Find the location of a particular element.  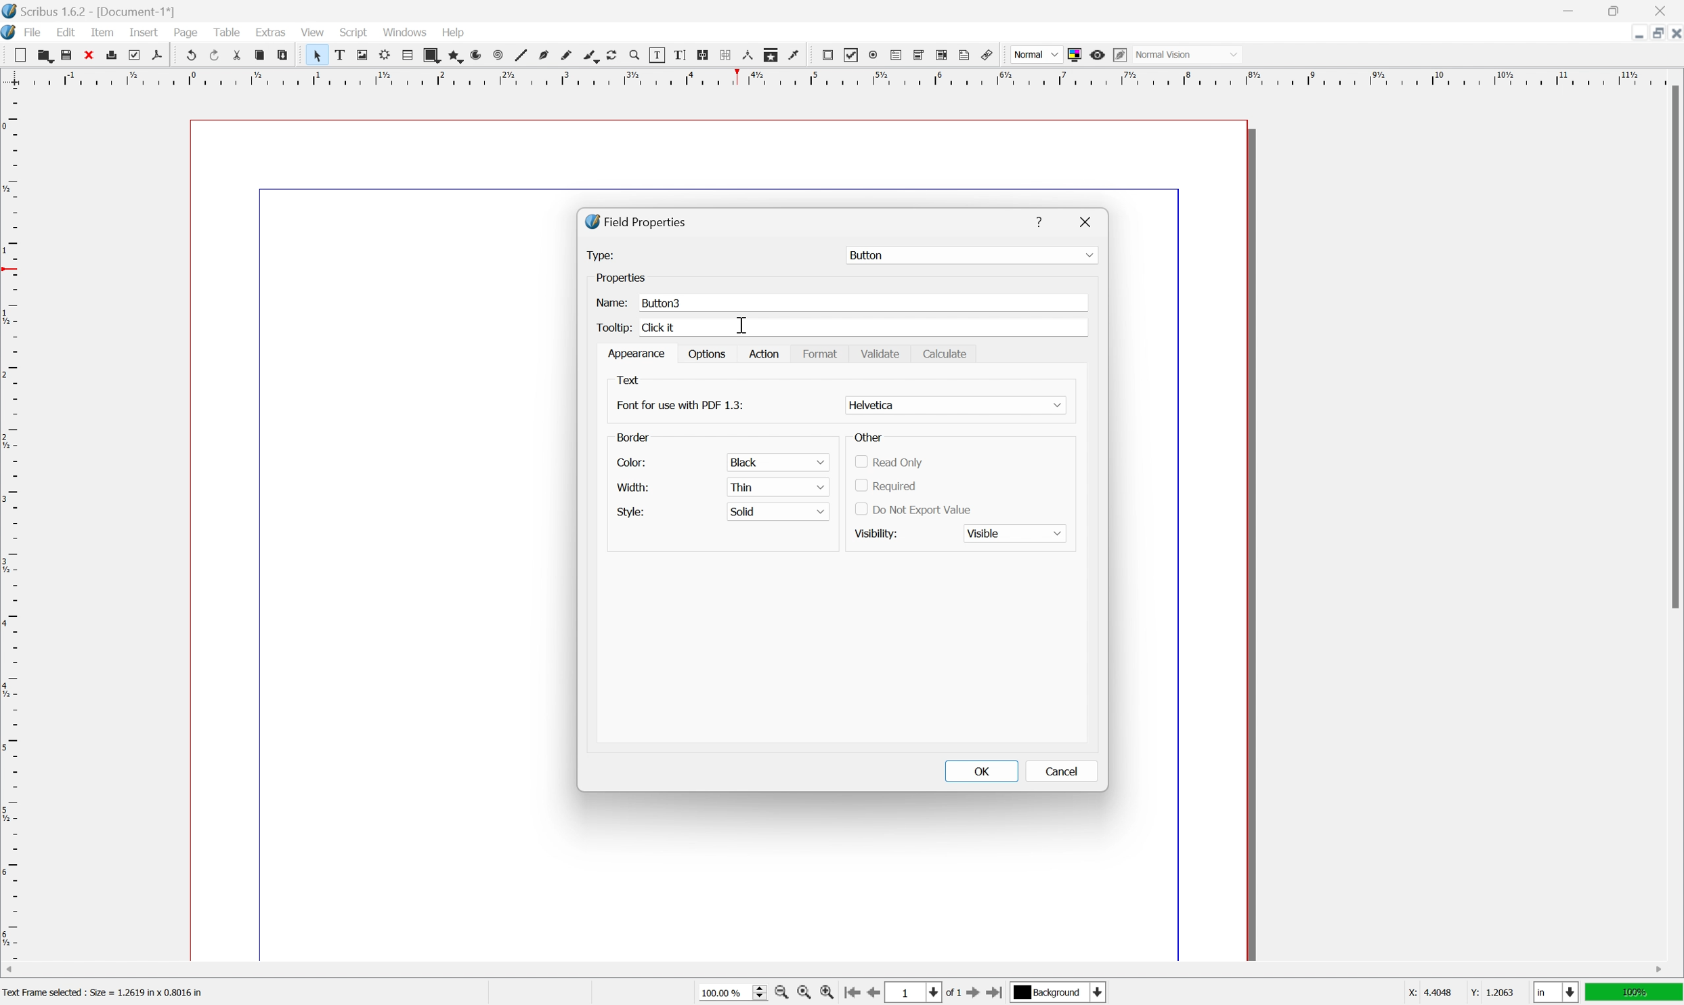

go to next page is located at coordinates (972, 993).